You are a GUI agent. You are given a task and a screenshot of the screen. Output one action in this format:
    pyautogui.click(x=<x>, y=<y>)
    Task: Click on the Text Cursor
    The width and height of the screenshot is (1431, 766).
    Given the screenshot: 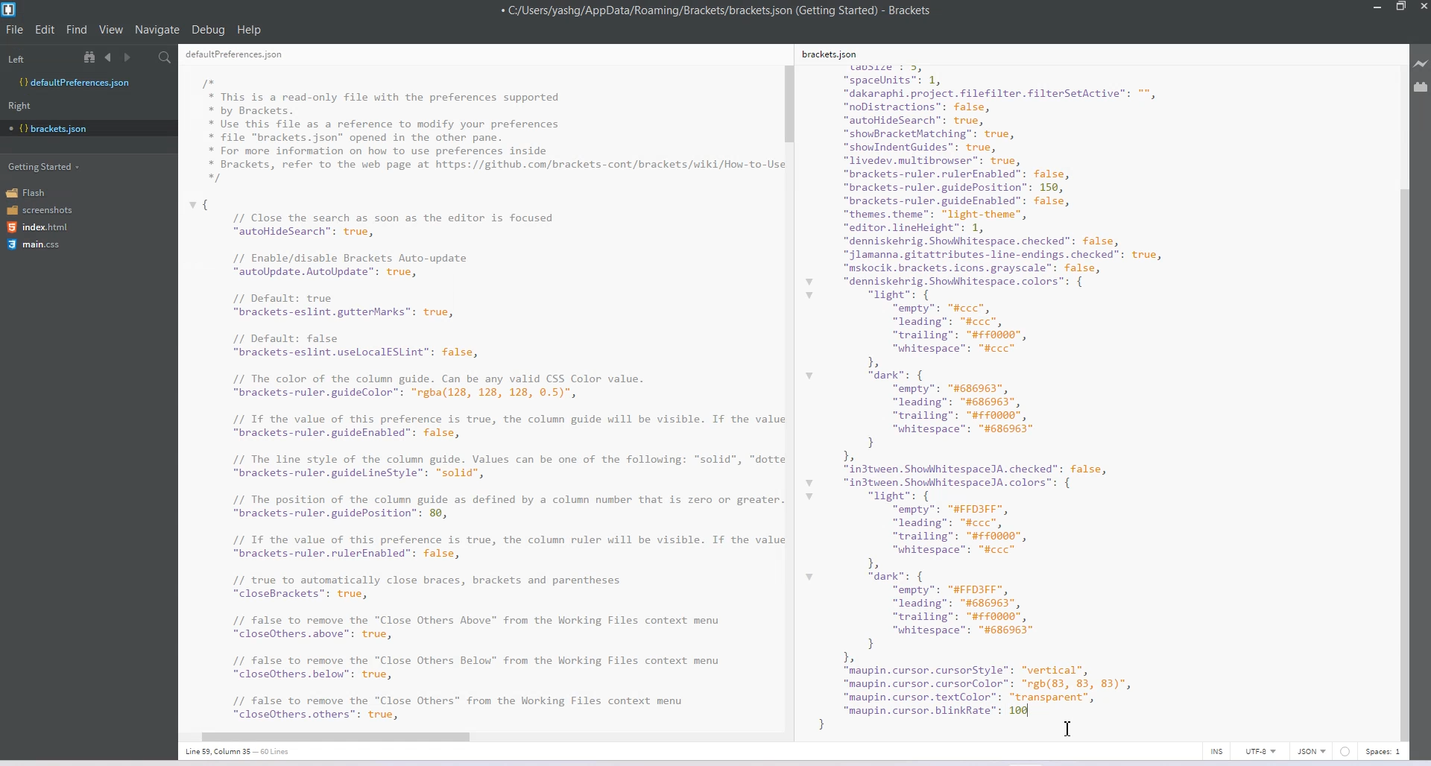 What is the action you would take?
    pyautogui.click(x=1067, y=729)
    